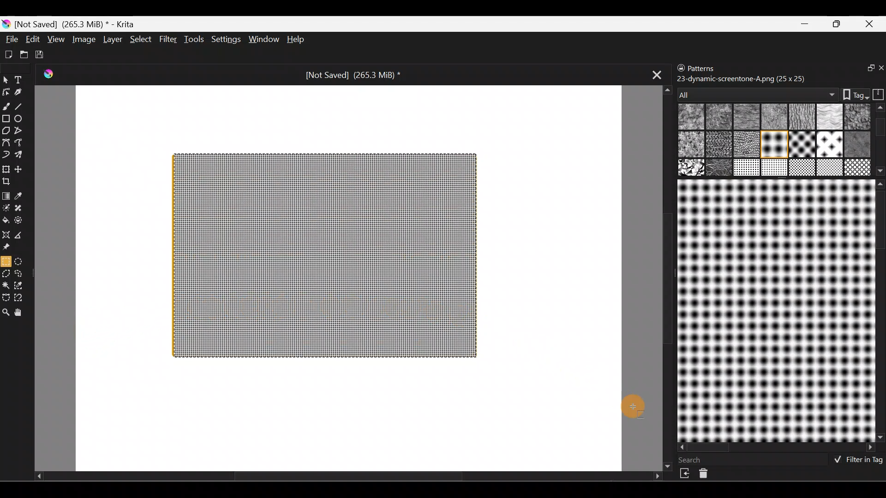 The height and width of the screenshot is (498, 886). What do you see at coordinates (775, 167) in the screenshot?
I see `17 texture_melt.png` at bounding box center [775, 167].